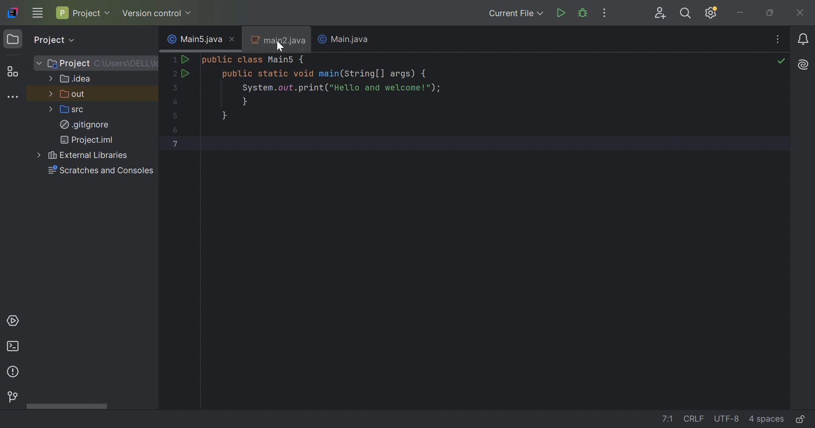 The height and width of the screenshot is (428, 815). Describe the element at coordinates (770, 13) in the screenshot. I see `Restore down` at that location.